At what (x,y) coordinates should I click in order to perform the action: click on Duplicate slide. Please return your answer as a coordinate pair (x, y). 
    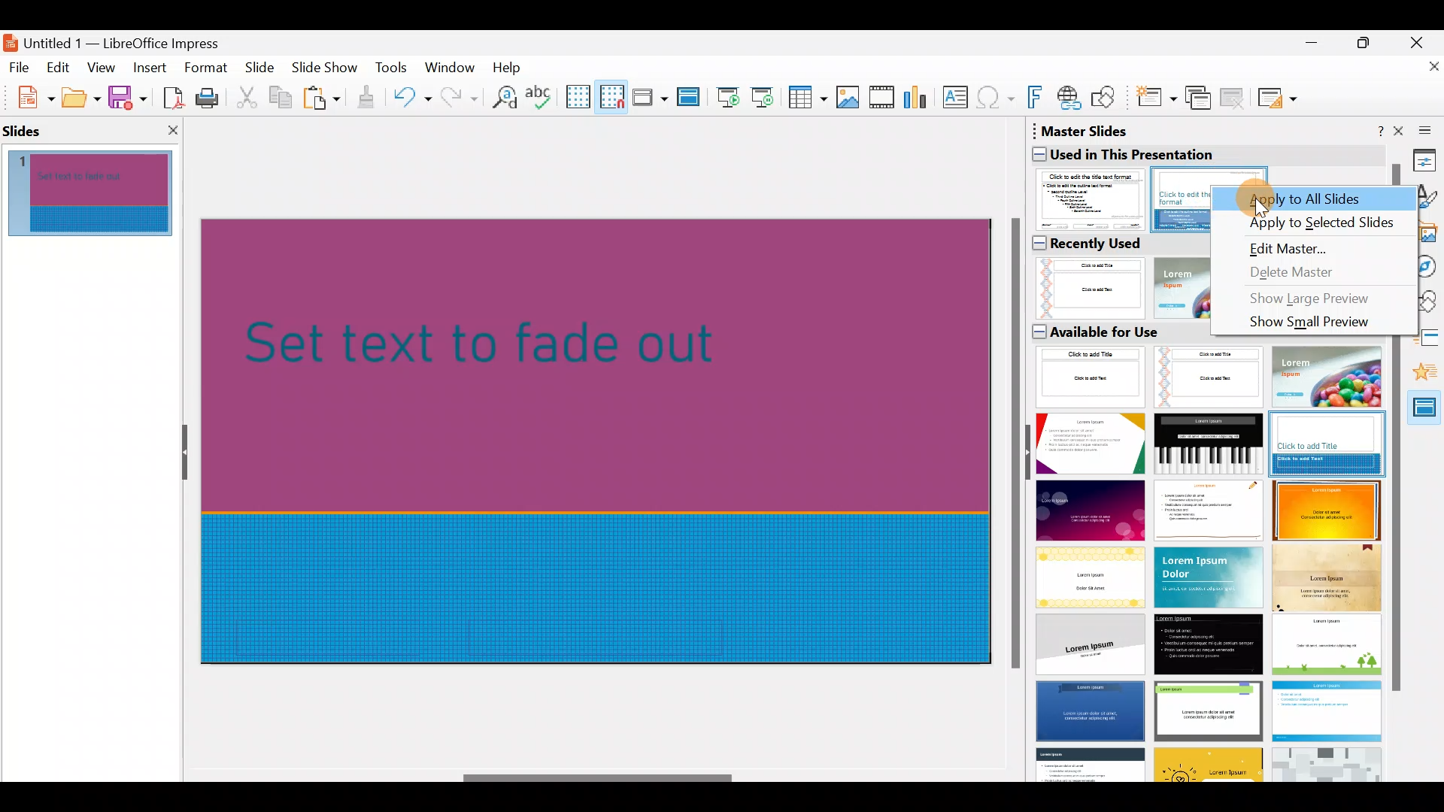
    Looking at the image, I should click on (1200, 98).